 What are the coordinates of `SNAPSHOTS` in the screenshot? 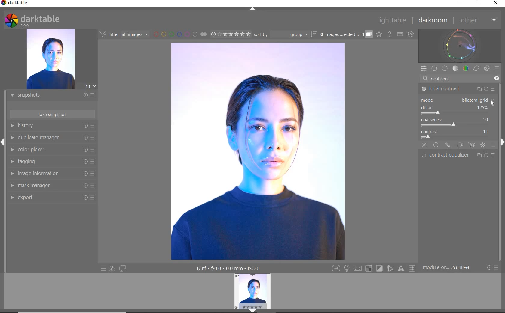 It's located at (50, 96).